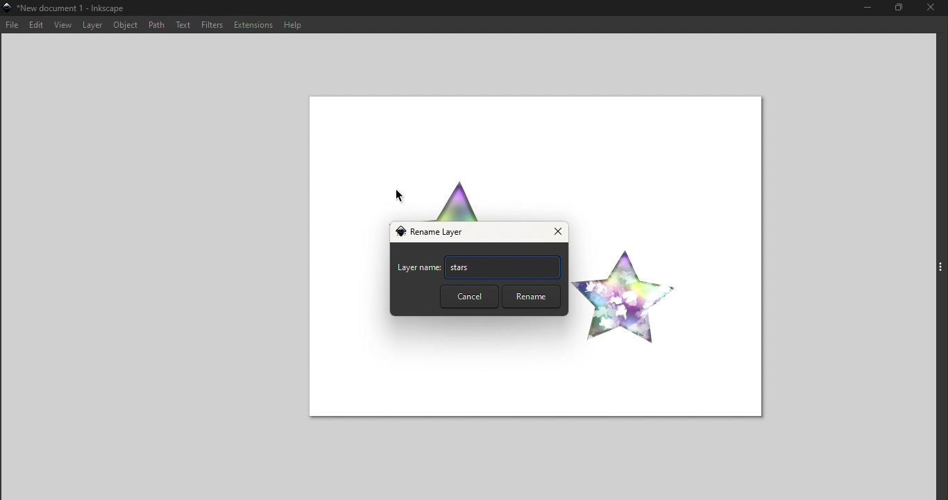 The image size is (948, 500). What do you see at coordinates (867, 8) in the screenshot?
I see `minimize` at bounding box center [867, 8].